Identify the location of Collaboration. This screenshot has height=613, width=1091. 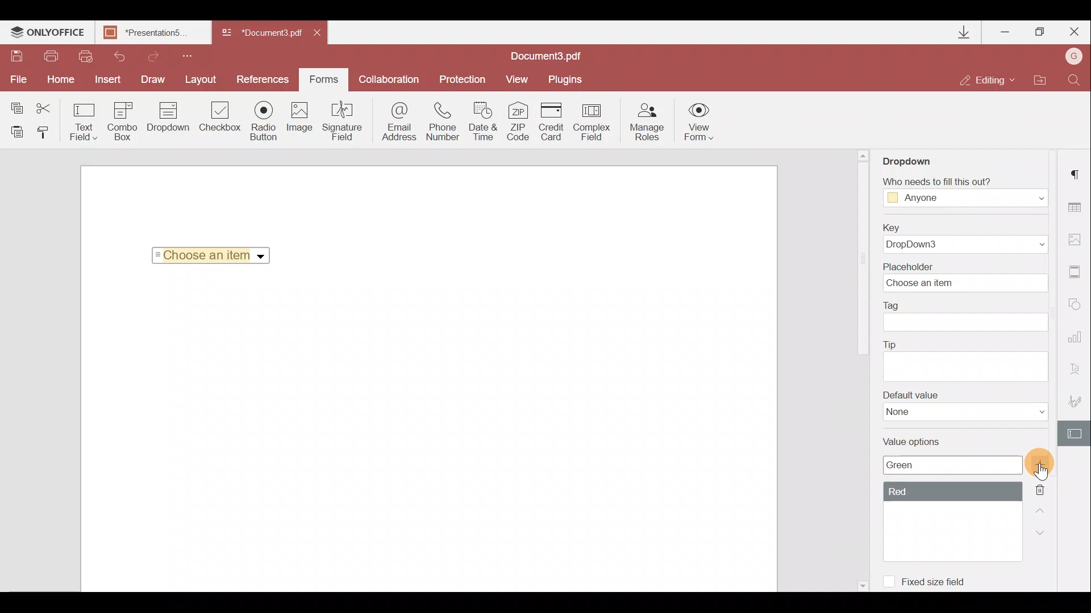
(389, 78).